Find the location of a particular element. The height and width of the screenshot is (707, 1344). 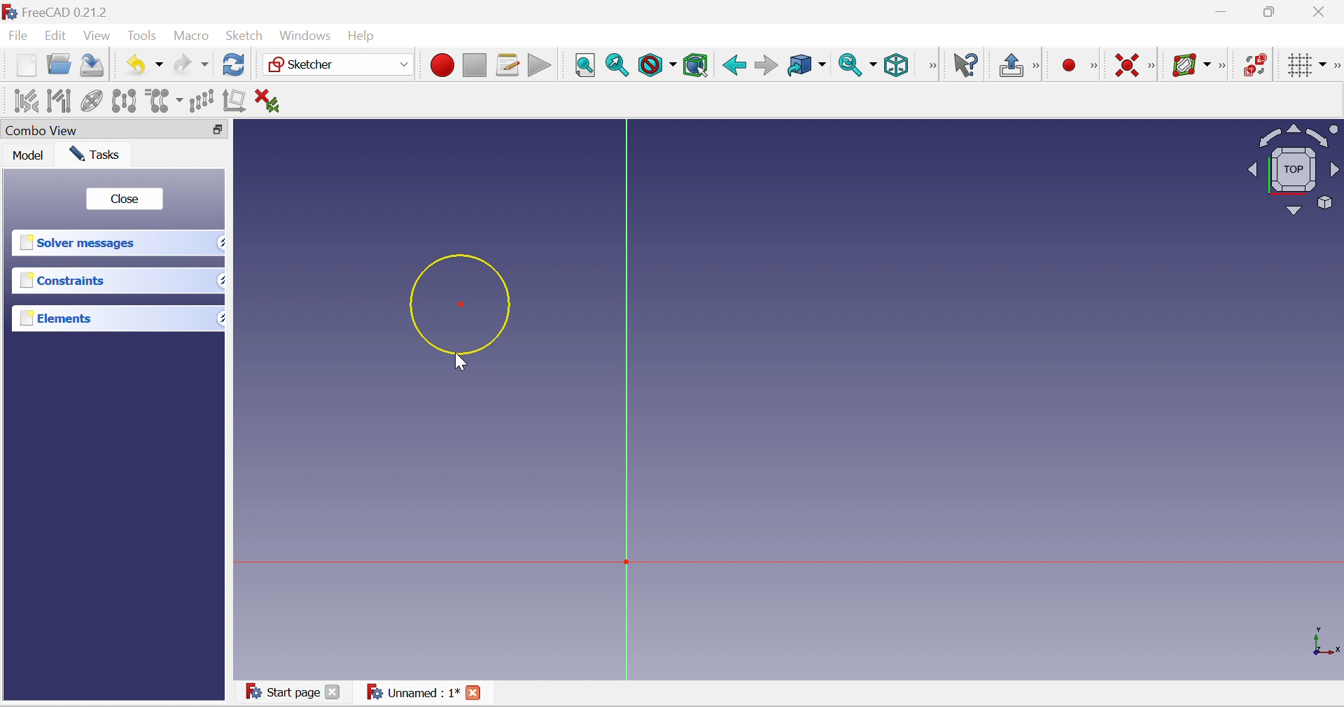

View is located at coordinates (97, 35).